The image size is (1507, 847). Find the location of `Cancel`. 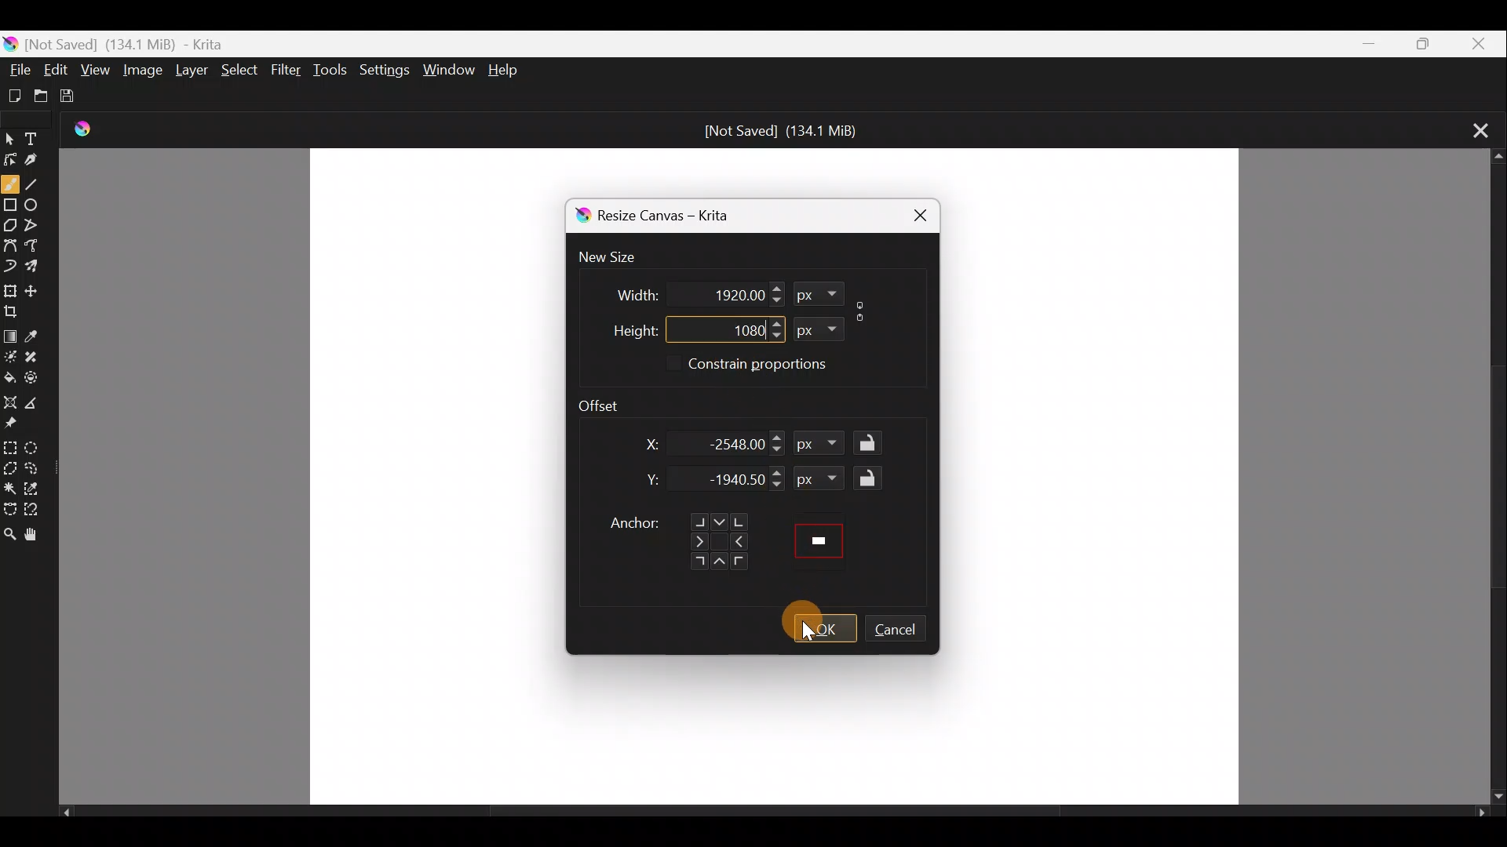

Cancel is located at coordinates (903, 631).